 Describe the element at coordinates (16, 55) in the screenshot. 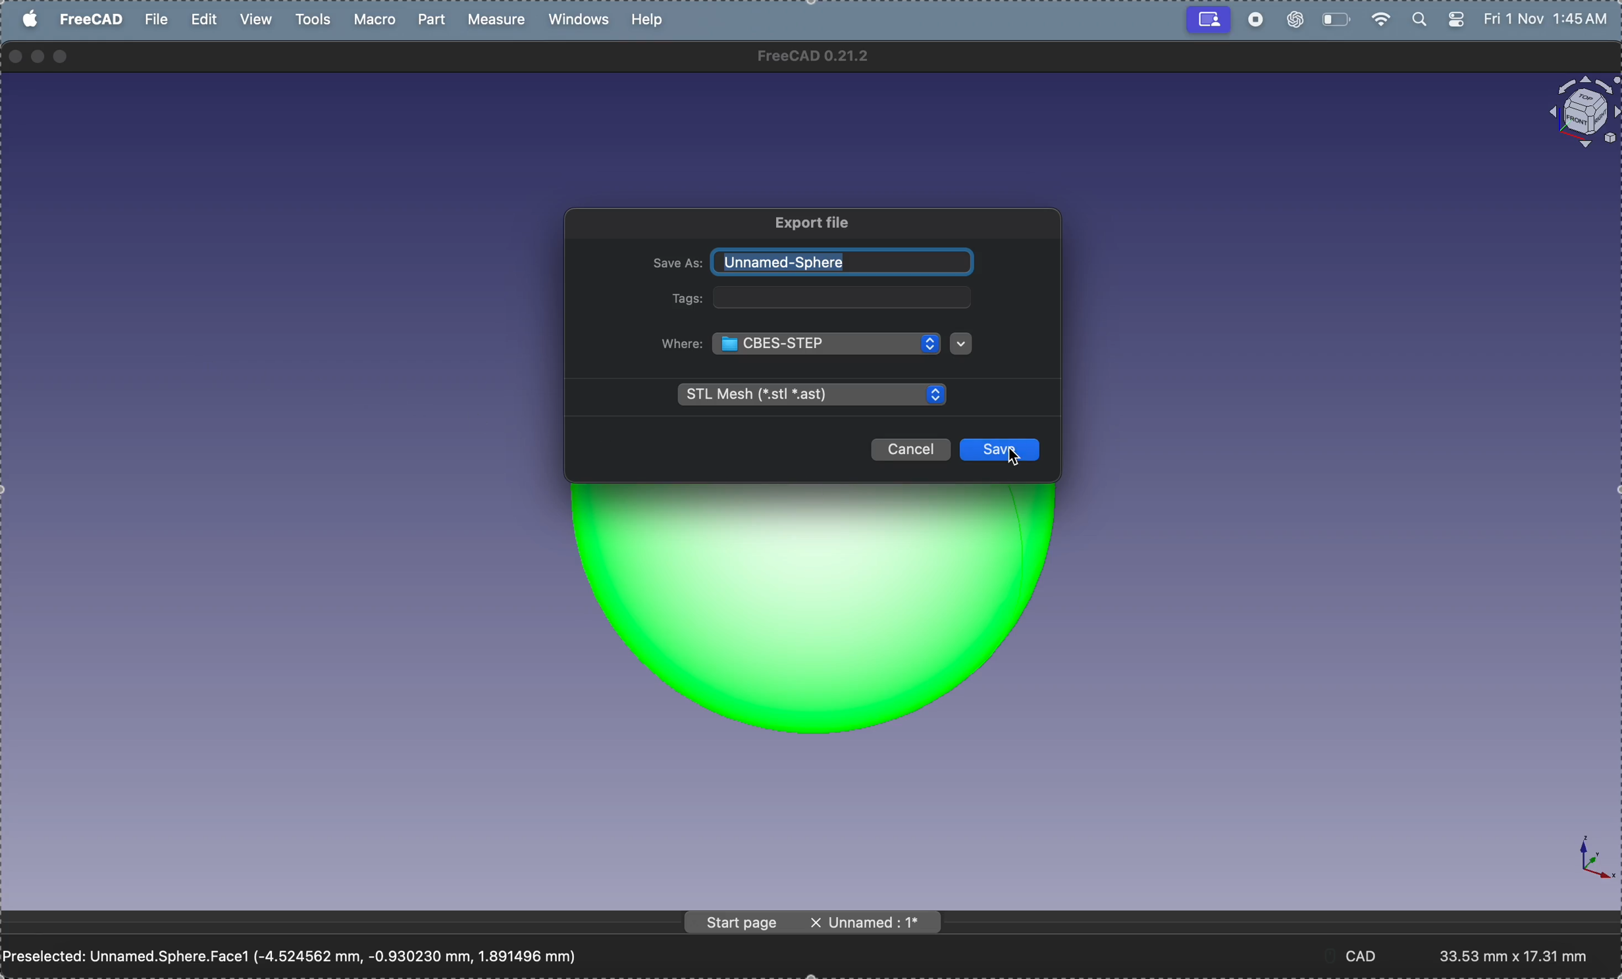

I see `closing window` at that location.